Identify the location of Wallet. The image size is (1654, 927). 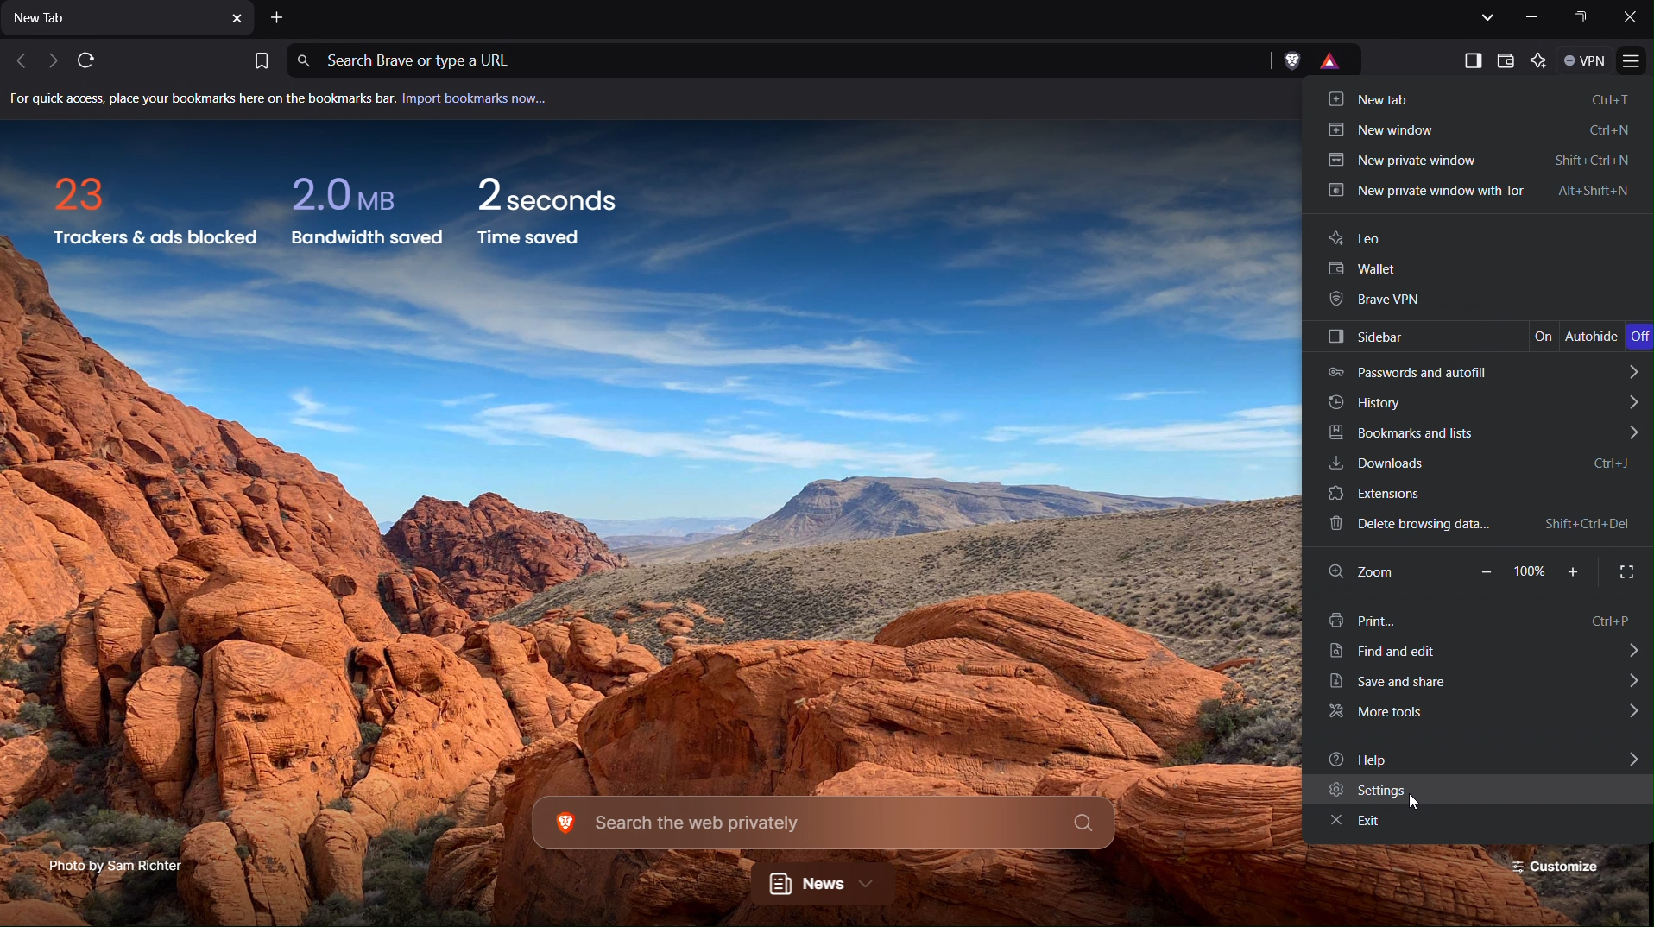
(1504, 60).